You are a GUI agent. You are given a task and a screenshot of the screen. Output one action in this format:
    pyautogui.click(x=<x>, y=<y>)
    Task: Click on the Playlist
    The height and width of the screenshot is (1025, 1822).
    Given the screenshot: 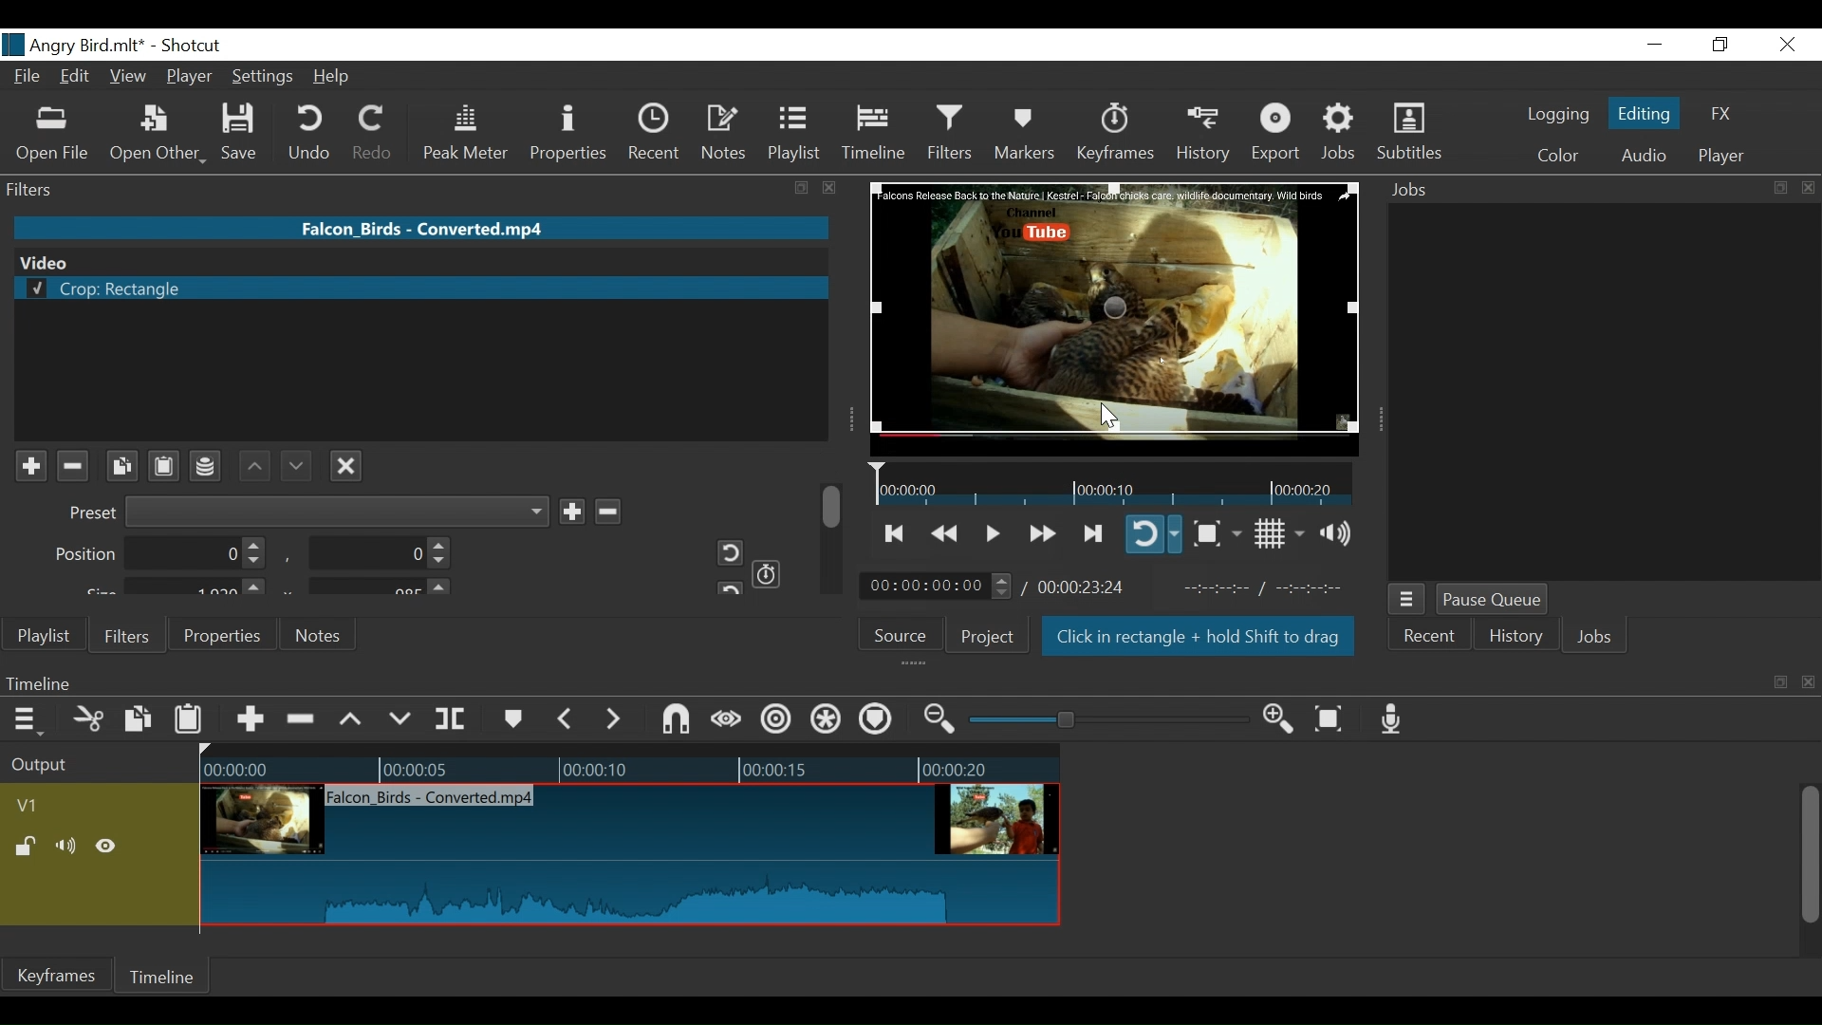 What is the action you would take?
    pyautogui.click(x=794, y=133)
    